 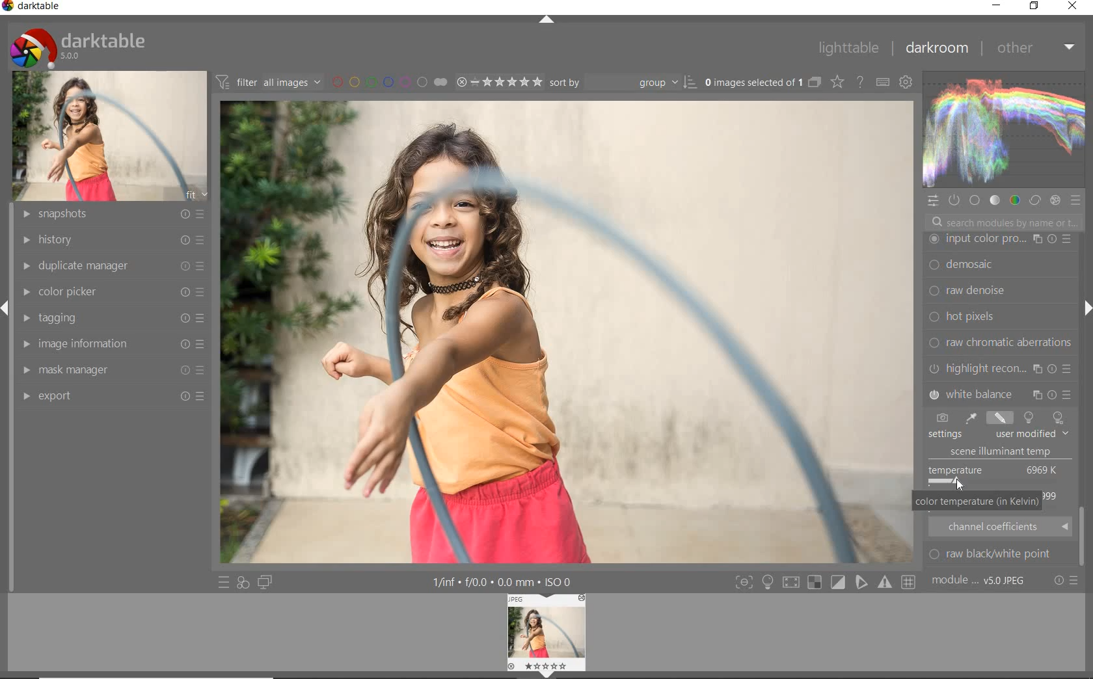 What do you see at coordinates (862, 584) in the screenshot?
I see `toggle mode ` at bounding box center [862, 584].